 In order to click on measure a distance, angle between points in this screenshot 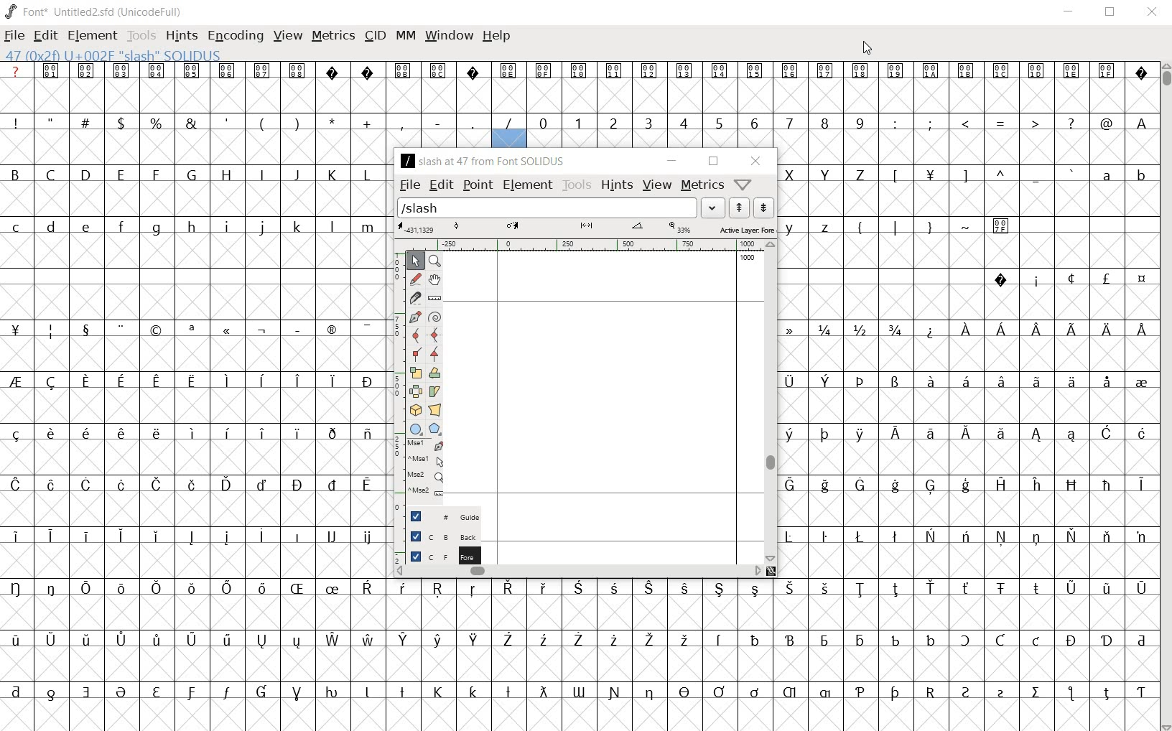, I will do `click(434, 298)`.